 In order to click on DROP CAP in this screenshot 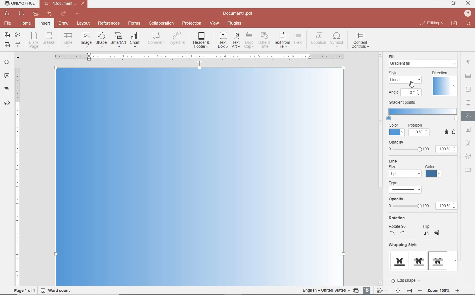, I will do `click(249, 40)`.